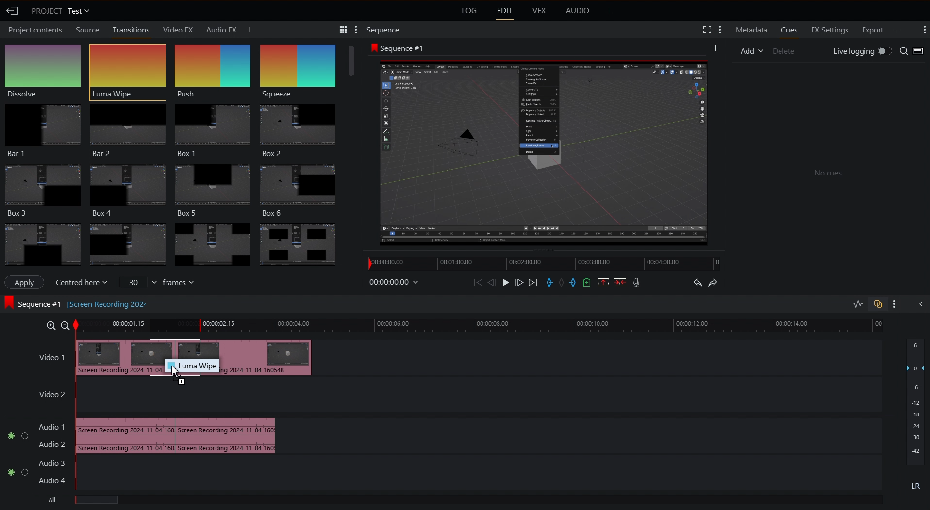 This screenshot has height=510, width=930. I want to click on Skip Forward, so click(532, 283).